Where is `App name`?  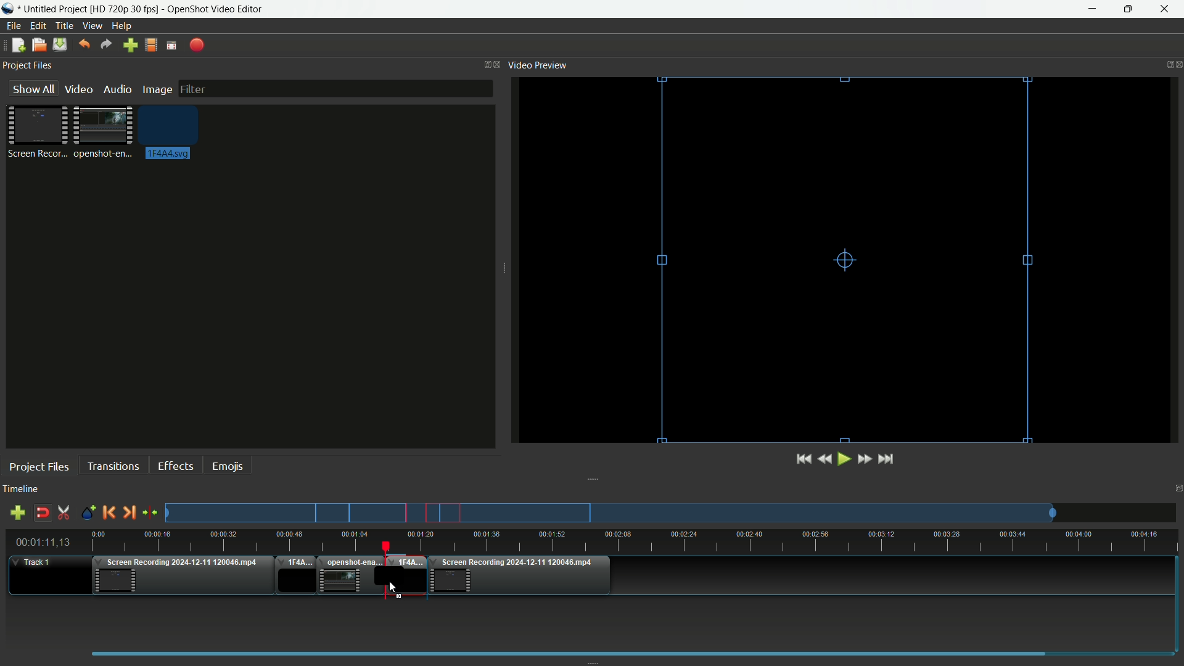
App name is located at coordinates (216, 10).